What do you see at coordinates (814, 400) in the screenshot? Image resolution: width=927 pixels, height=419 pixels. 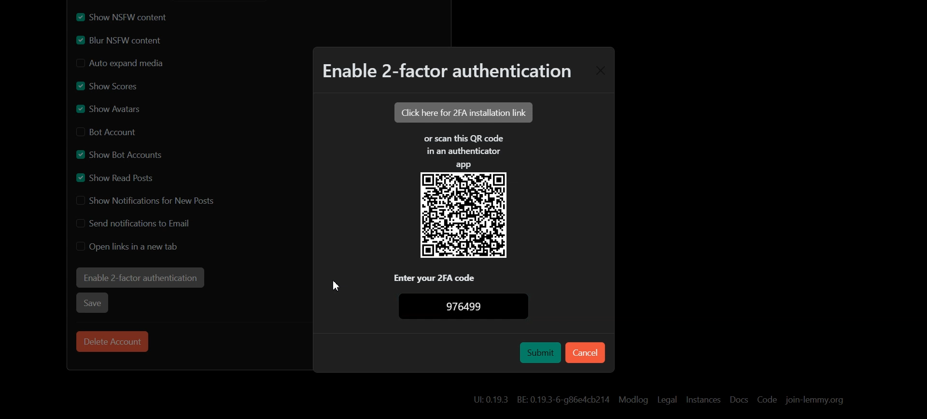 I see `join-lemmy.org` at bounding box center [814, 400].